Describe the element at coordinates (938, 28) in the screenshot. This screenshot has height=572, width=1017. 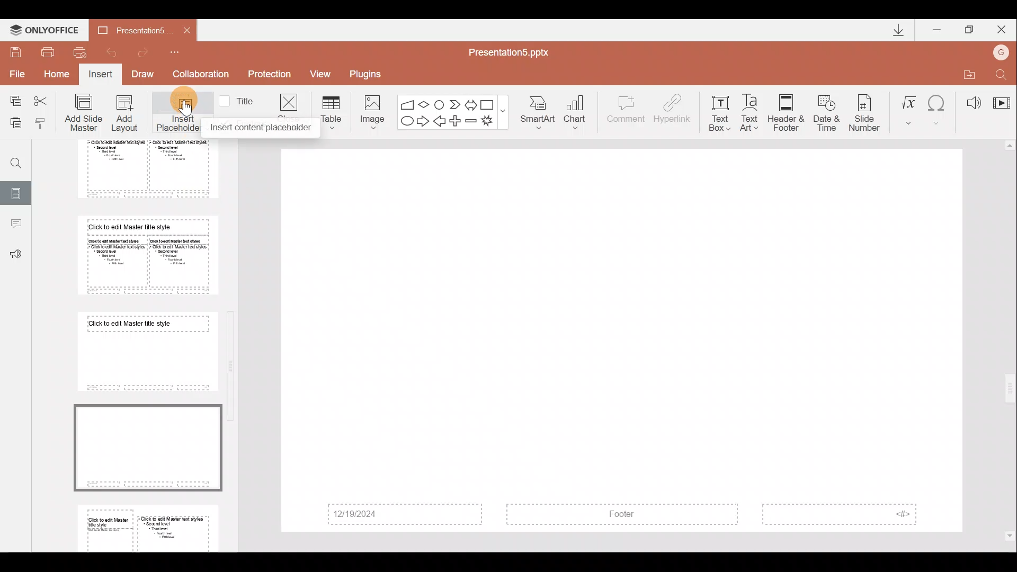
I see `Minimize` at that location.